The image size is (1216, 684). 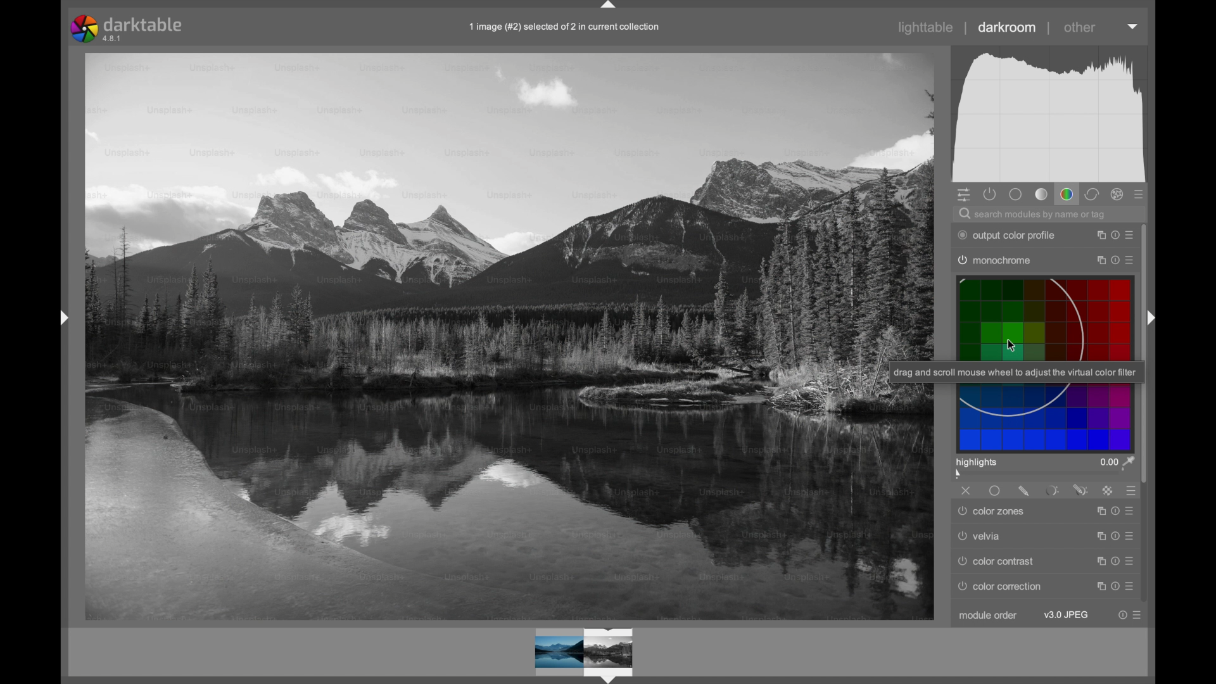 I want to click on instance, so click(x=1099, y=586).